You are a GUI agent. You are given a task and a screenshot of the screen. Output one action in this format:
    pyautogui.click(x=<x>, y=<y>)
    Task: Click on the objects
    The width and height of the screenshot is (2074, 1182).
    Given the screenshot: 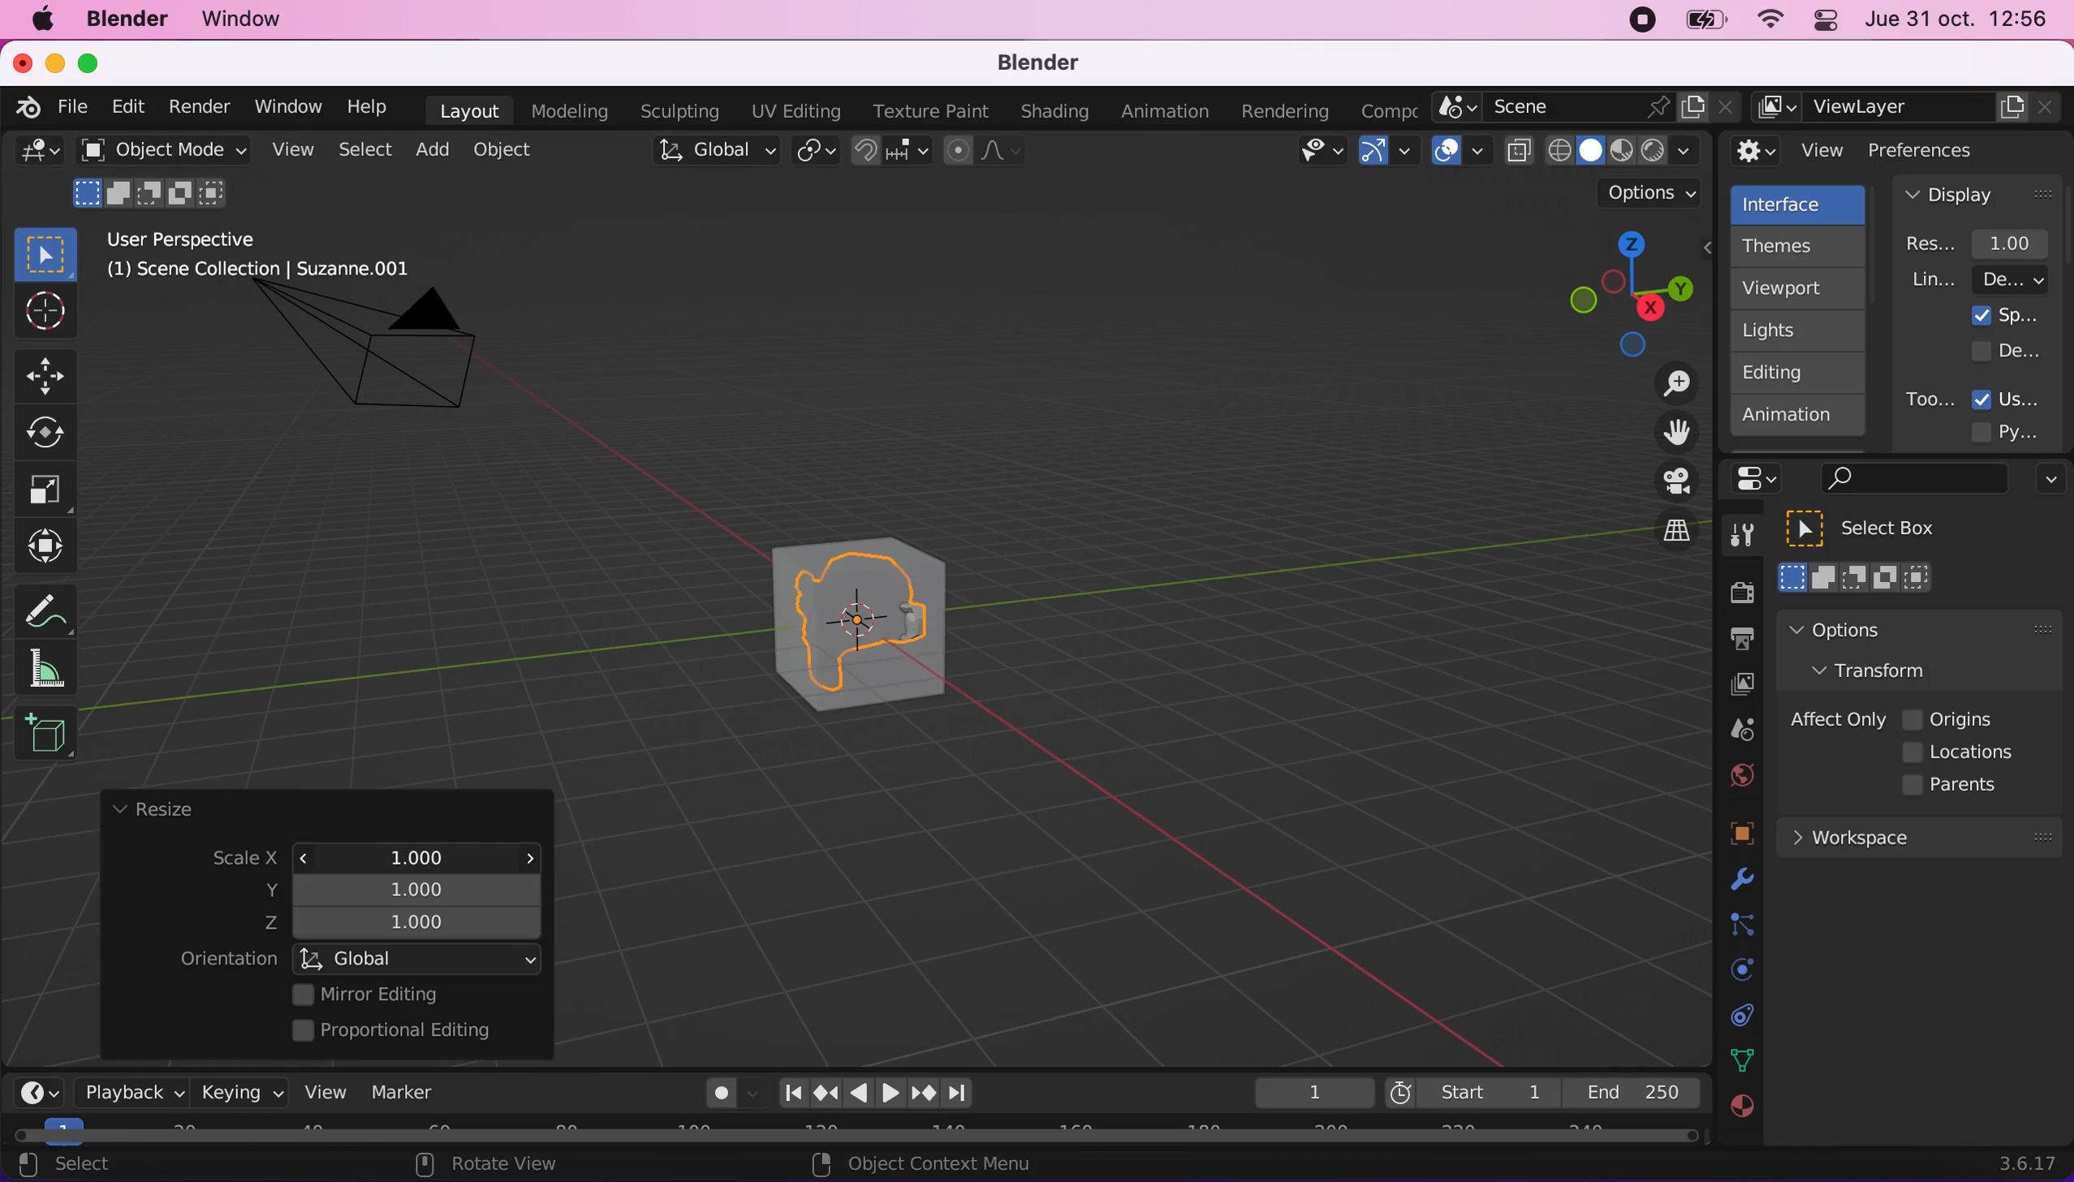 What is the action you would take?
    pyautogui.click(x=1722, y=835)
    